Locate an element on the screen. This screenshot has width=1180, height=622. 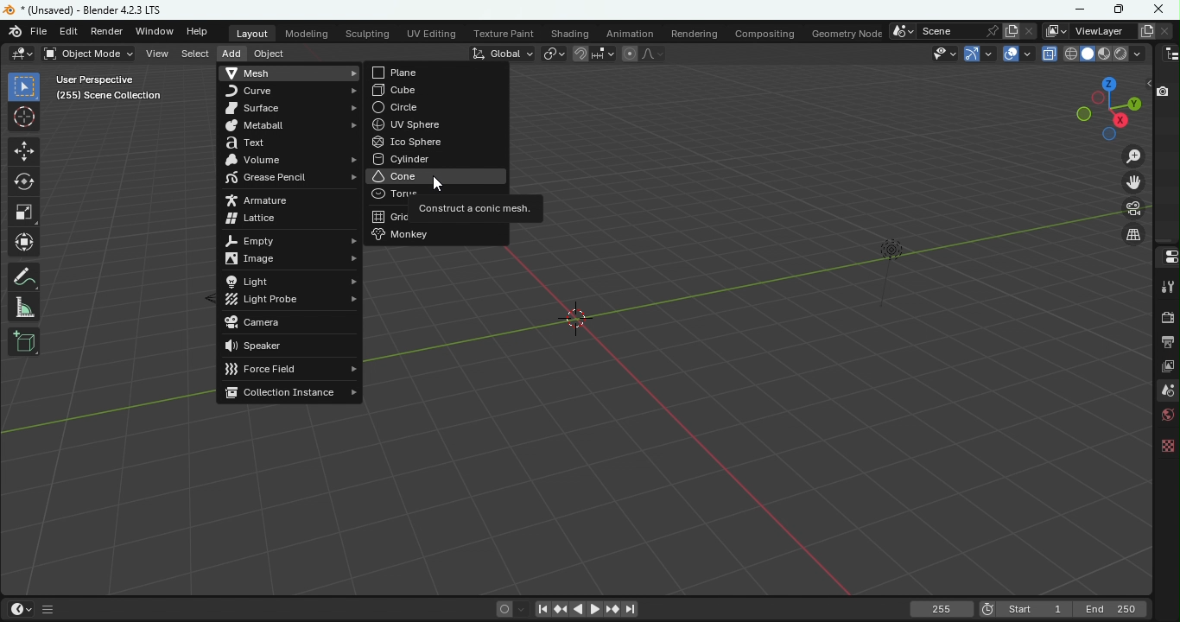
Last frame of playback/rendering range is located at coordinates (1112, 609).